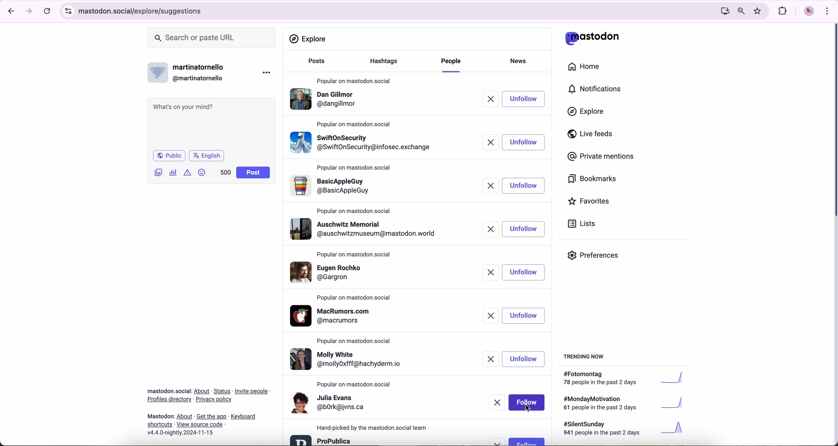 This screenshot has height=446, width=838. I want to click on unfollow, so click(524, 229).